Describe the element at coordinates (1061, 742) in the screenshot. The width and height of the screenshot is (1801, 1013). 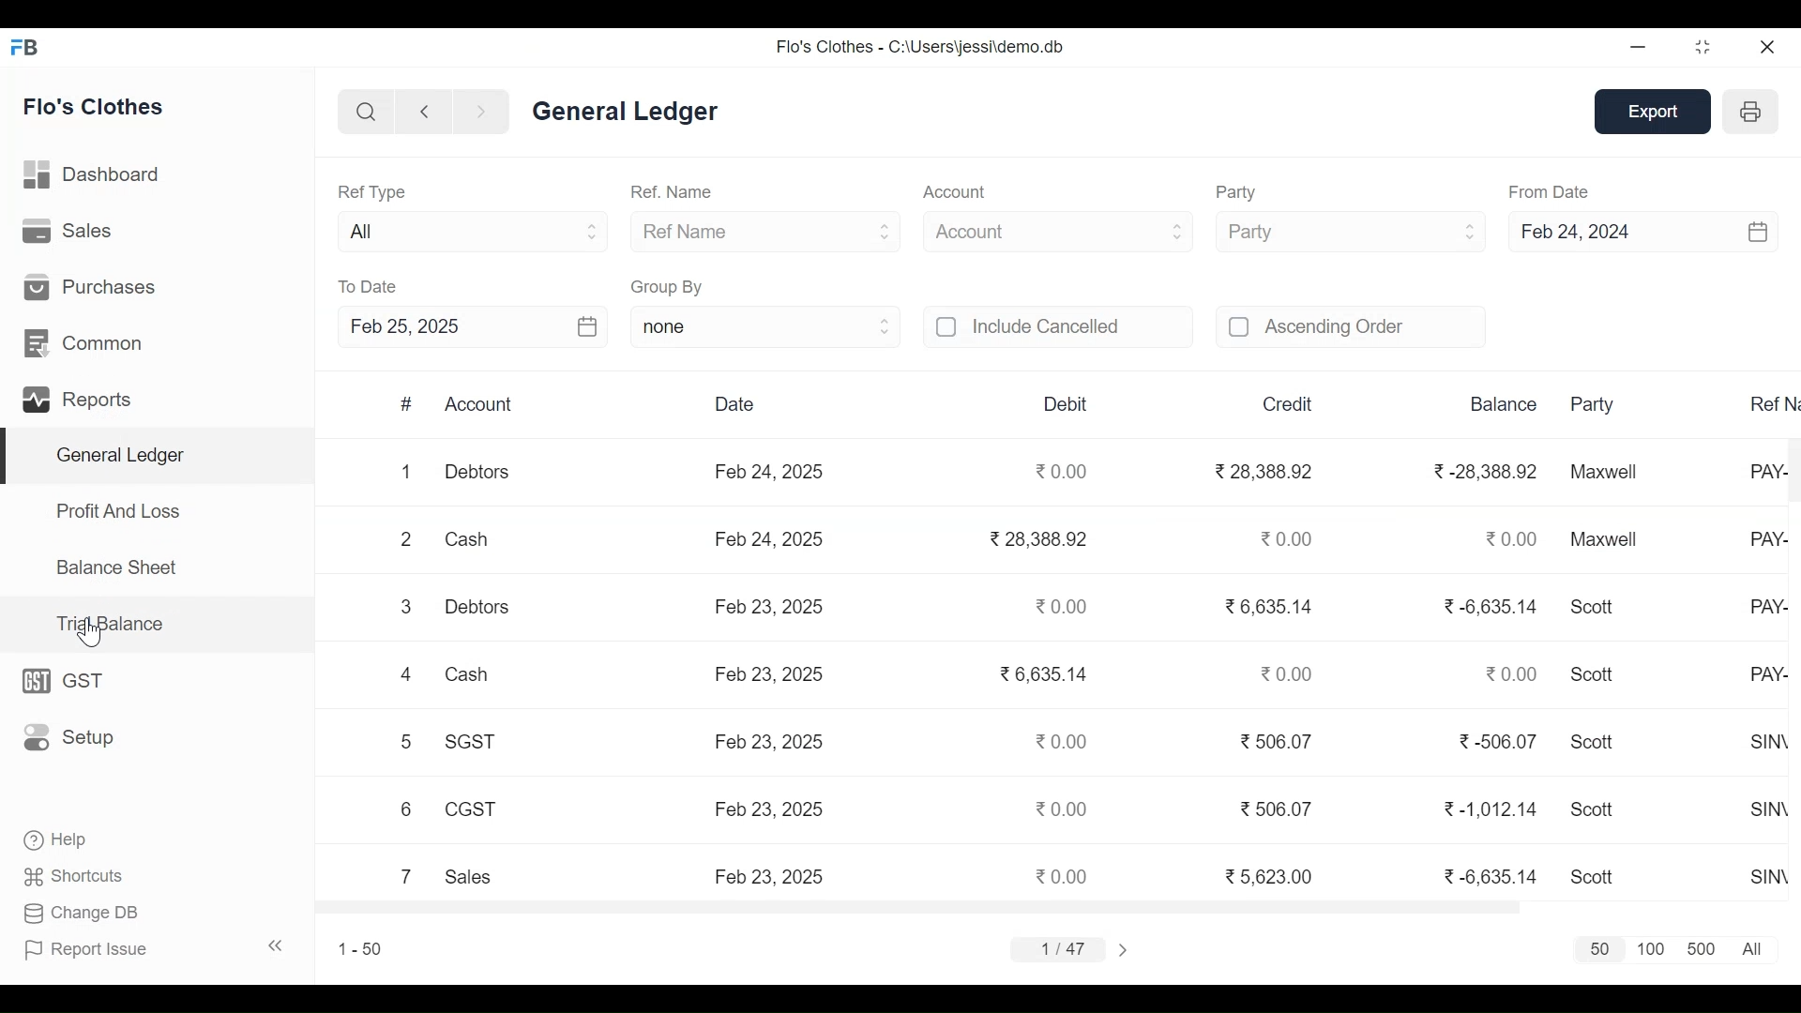
I see `0.00` at that location.